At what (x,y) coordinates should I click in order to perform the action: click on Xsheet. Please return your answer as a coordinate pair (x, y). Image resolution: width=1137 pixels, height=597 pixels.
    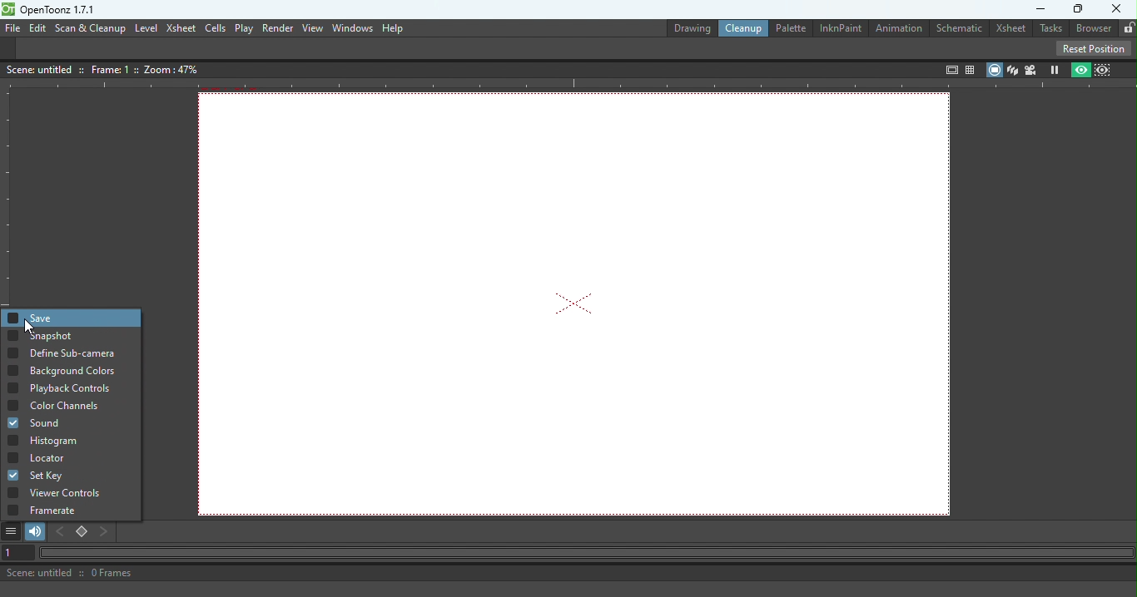
    Looking at the image, I should click on (1010, 28).